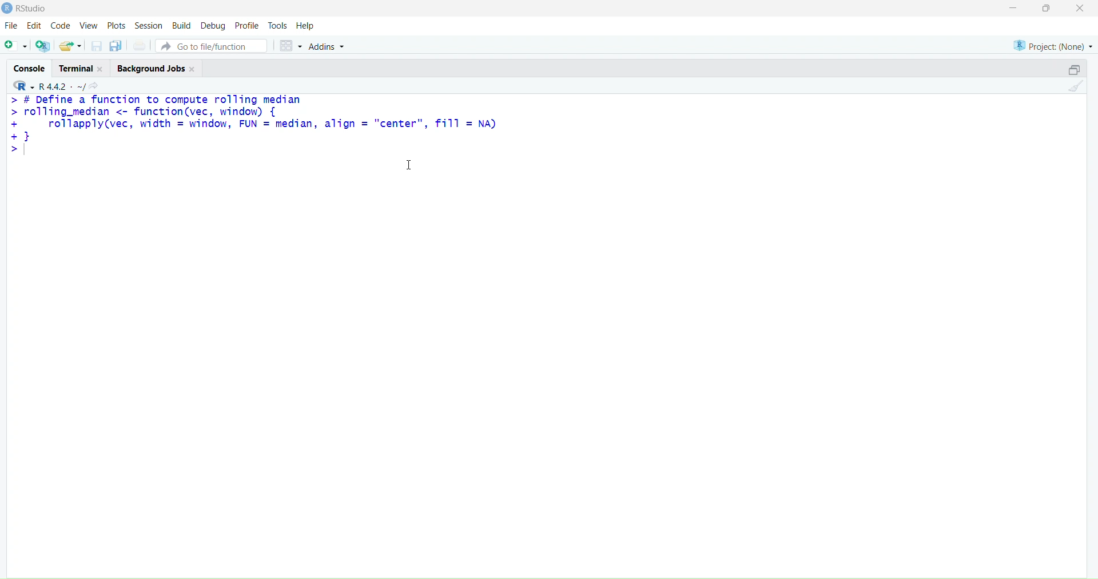 The image size is (1098, 579). Describe the element at coordinates (16, 46) in the screenshot. I see `add file as` at that location.